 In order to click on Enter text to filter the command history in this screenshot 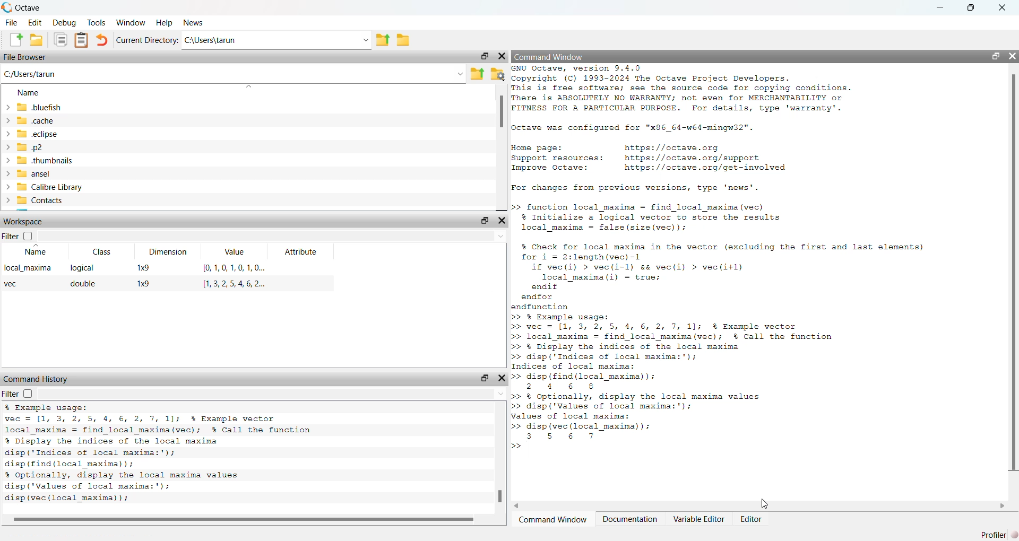, I will do `click(273, 393)`.